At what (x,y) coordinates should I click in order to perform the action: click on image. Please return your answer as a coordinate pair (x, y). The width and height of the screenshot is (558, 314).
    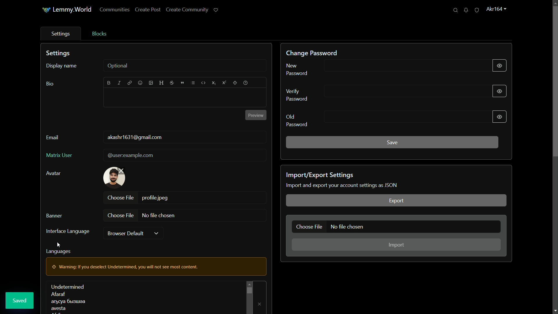
    Looking at the image, I should click on (150, 83).